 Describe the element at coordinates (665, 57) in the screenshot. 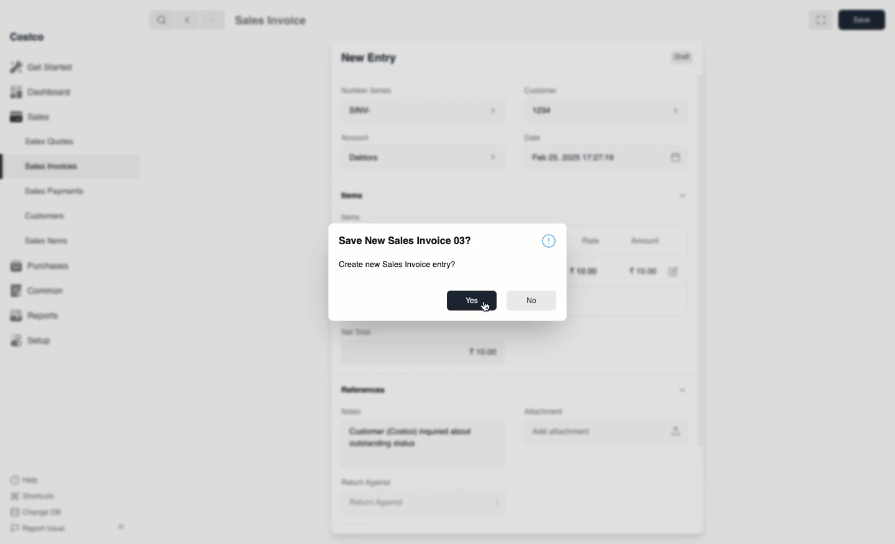

I see `Draft` at that location.